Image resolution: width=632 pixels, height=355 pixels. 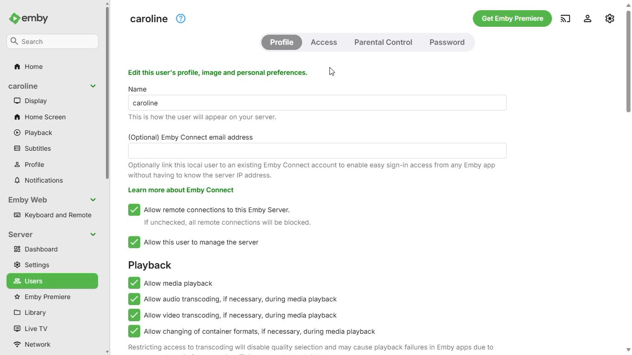 I want to click on allow remote connections to this emby server., so click(x=208, y=209).